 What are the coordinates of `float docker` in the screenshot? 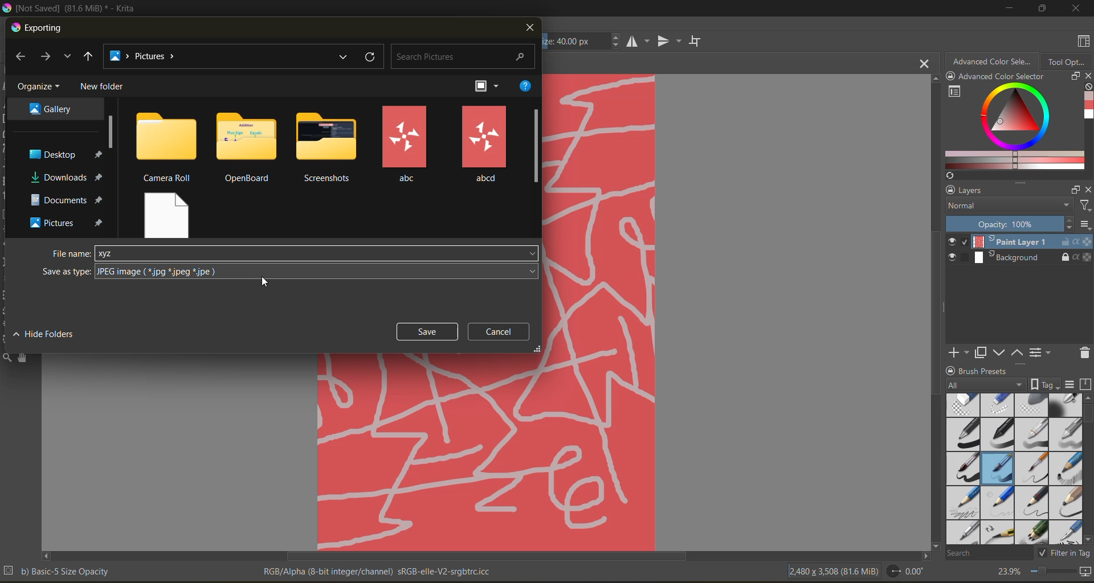 It's located at (1075, 190).